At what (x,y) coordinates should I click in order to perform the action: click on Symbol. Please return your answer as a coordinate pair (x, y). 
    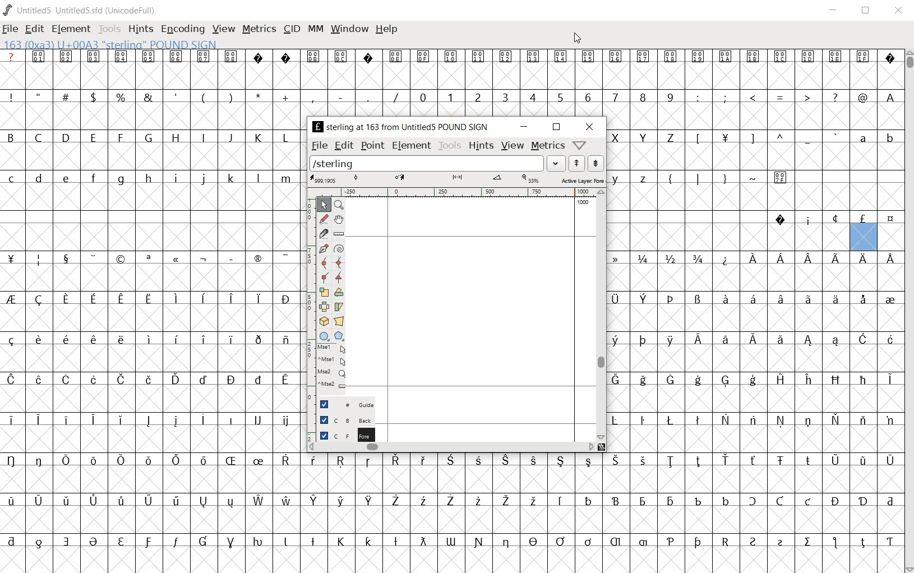
    Looking at the image, I should click on (506, 501).